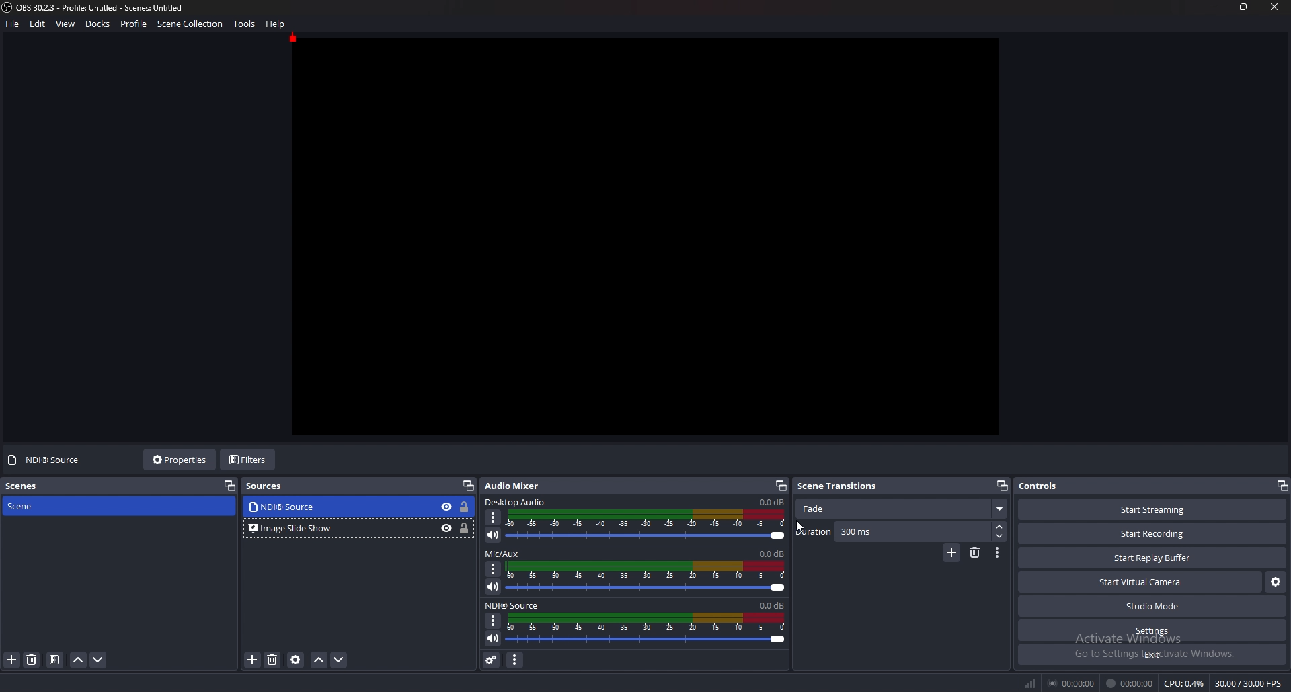 The height and width of the screenshot is (692, 1291). Describe the element at coordinates (1275, 7) in the screenshot. I see `close` at that location.